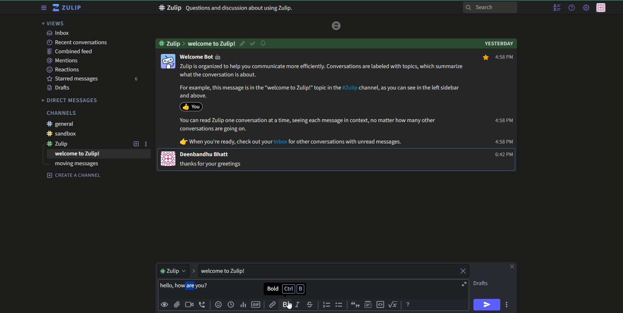 This screenshot has width=623, height=313. I want to click on moving messages, so click(77, 164).